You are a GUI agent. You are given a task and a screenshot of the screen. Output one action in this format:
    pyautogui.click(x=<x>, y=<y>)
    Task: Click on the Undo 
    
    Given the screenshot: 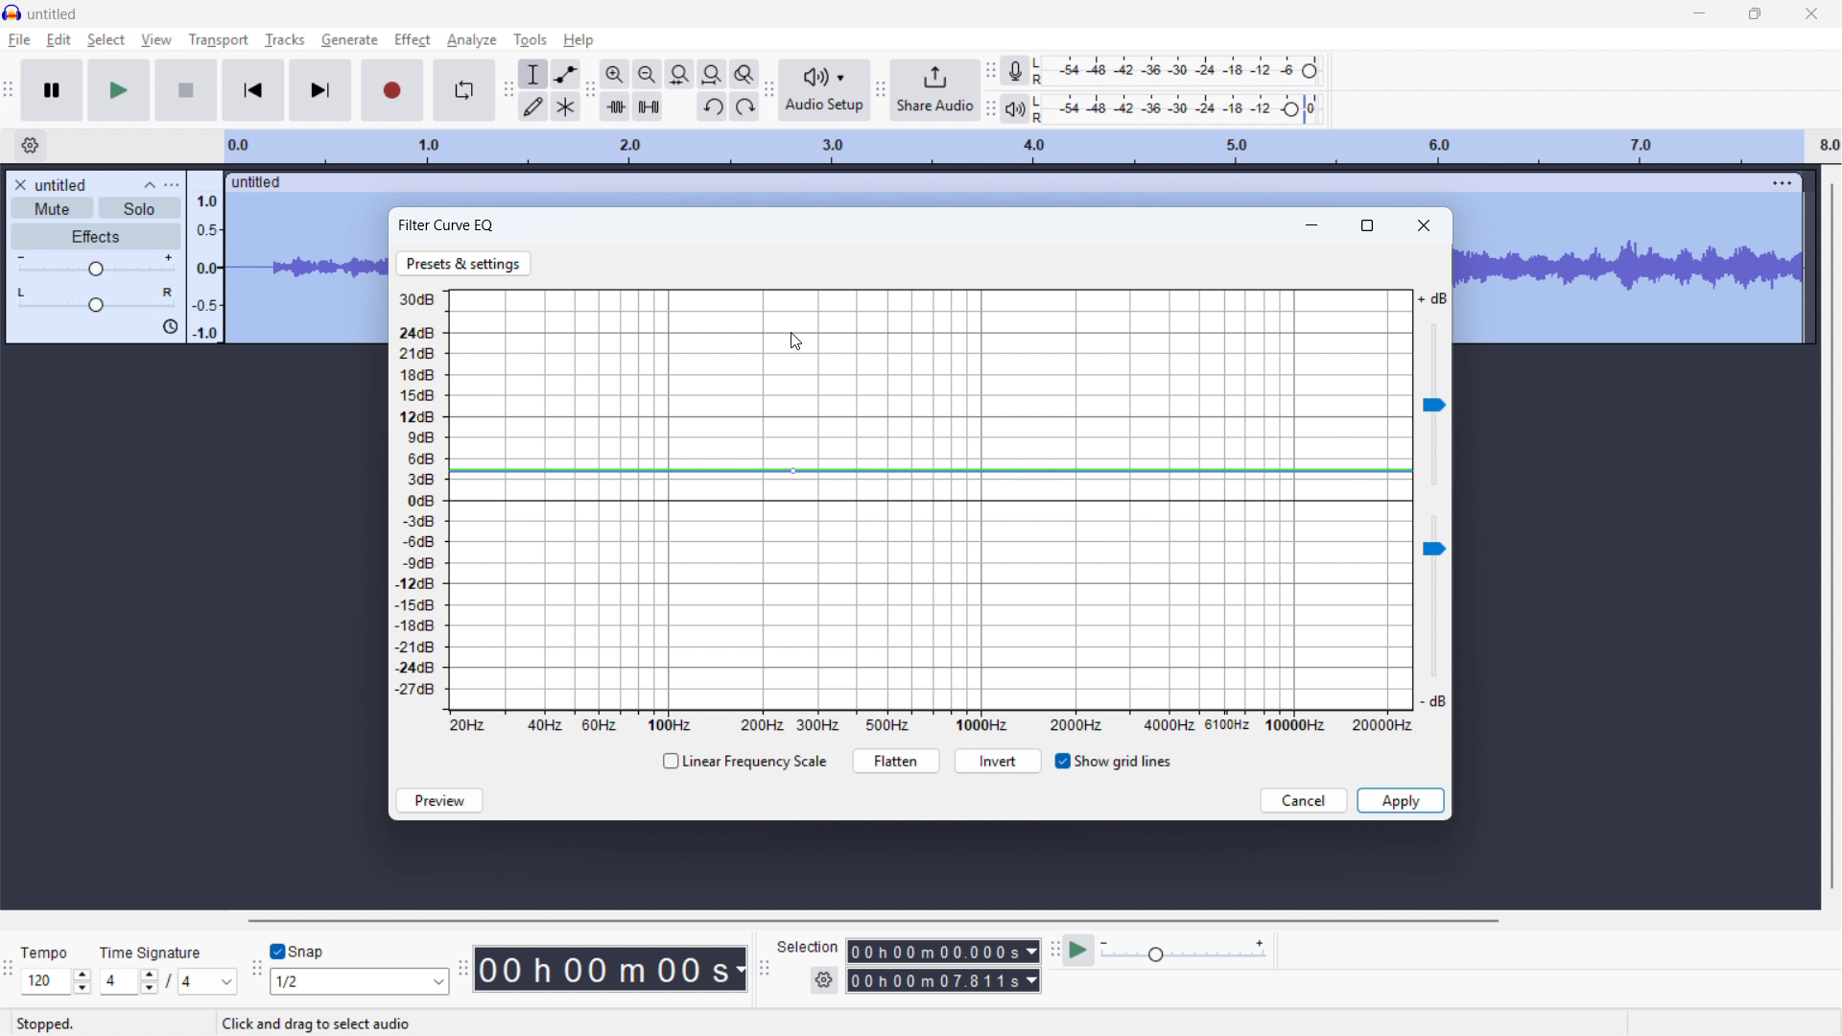 What is the action you would take?
    pyautogui.click(x=712, y=107)
    